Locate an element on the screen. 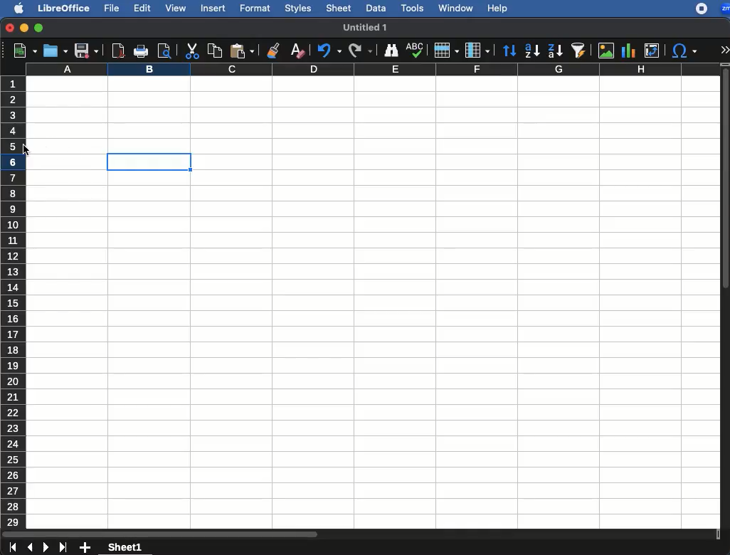 Image resolution: width=730 pixels, height=555 pixels. cursor is located at coordinates (28, 151).